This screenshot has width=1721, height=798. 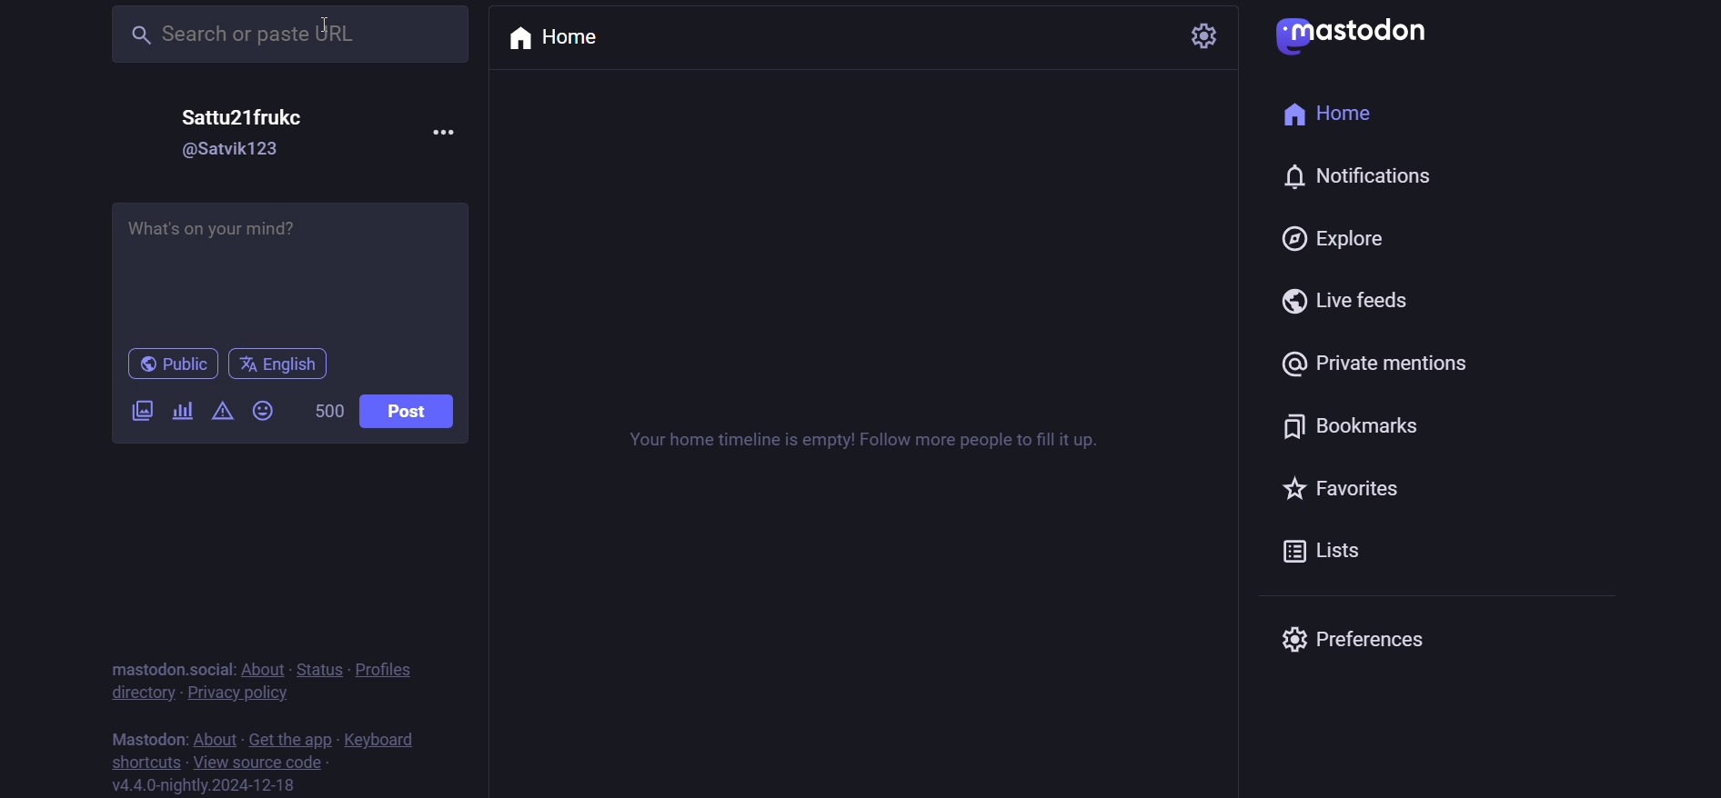 What do you see at coordinates (261, 410) in the screenshot?
I see `emoji` at bounding box center [261, 410].